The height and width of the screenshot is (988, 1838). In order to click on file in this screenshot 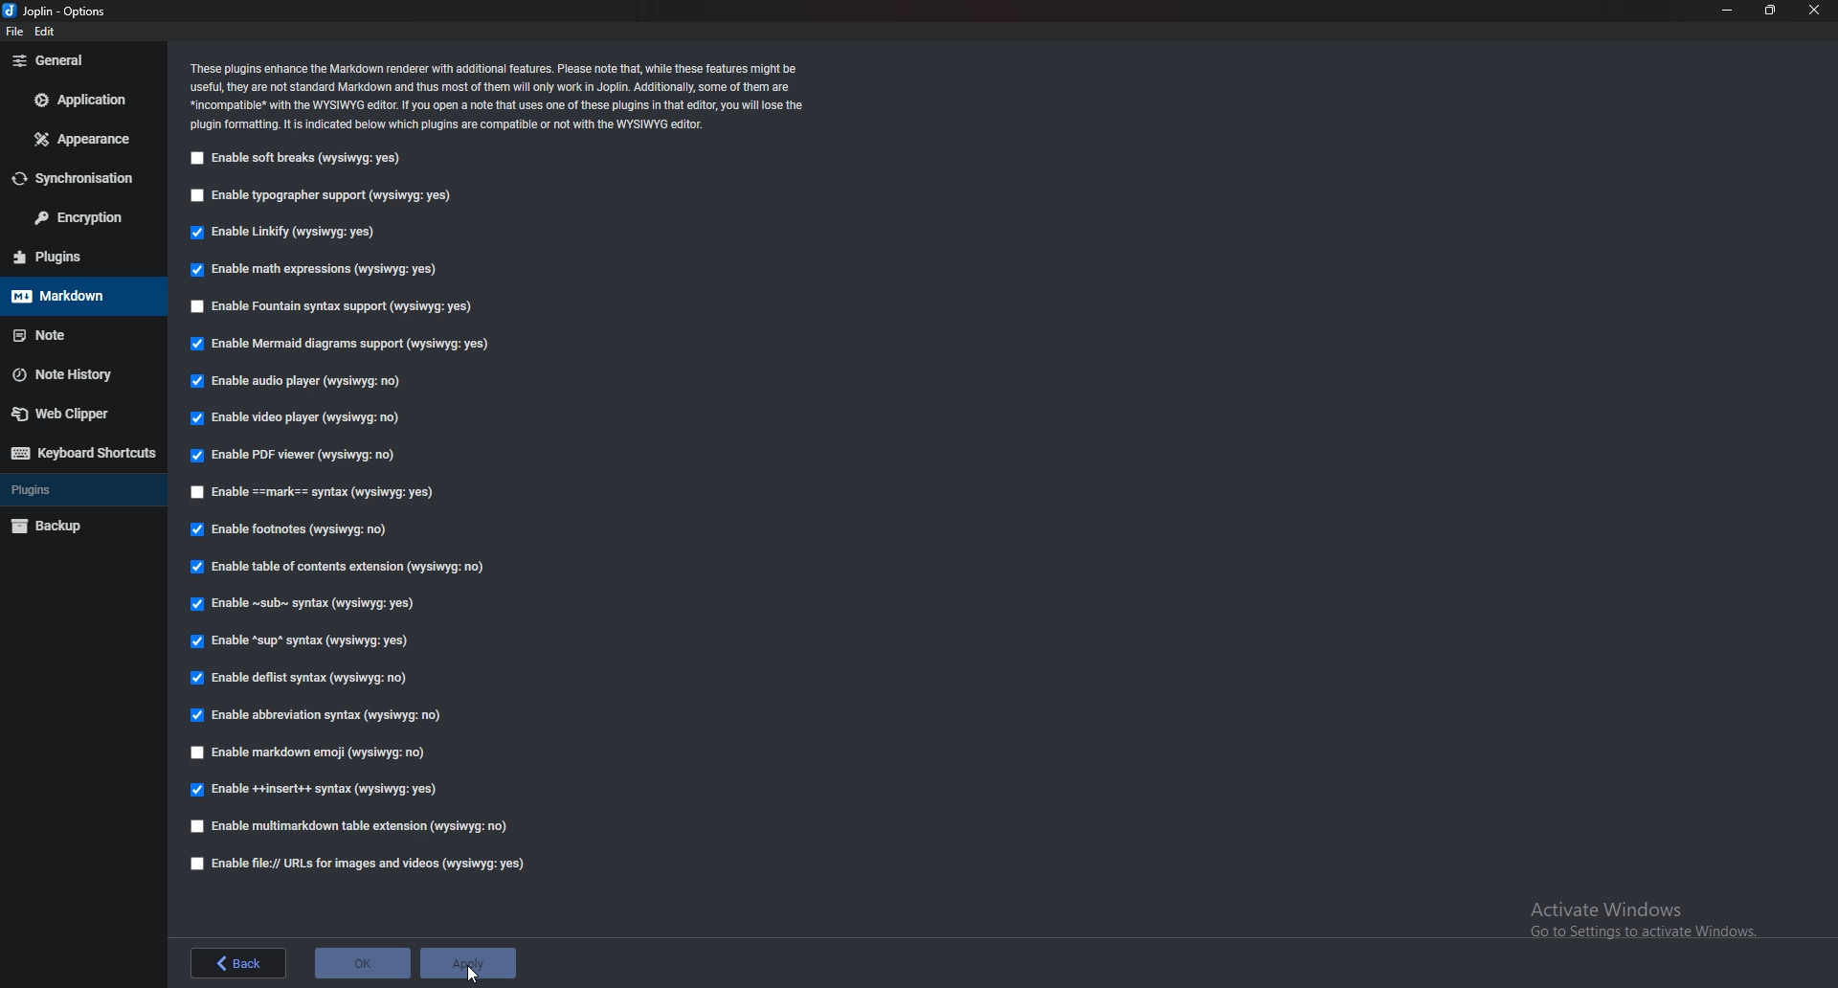, I will do `click(18, 32)`.